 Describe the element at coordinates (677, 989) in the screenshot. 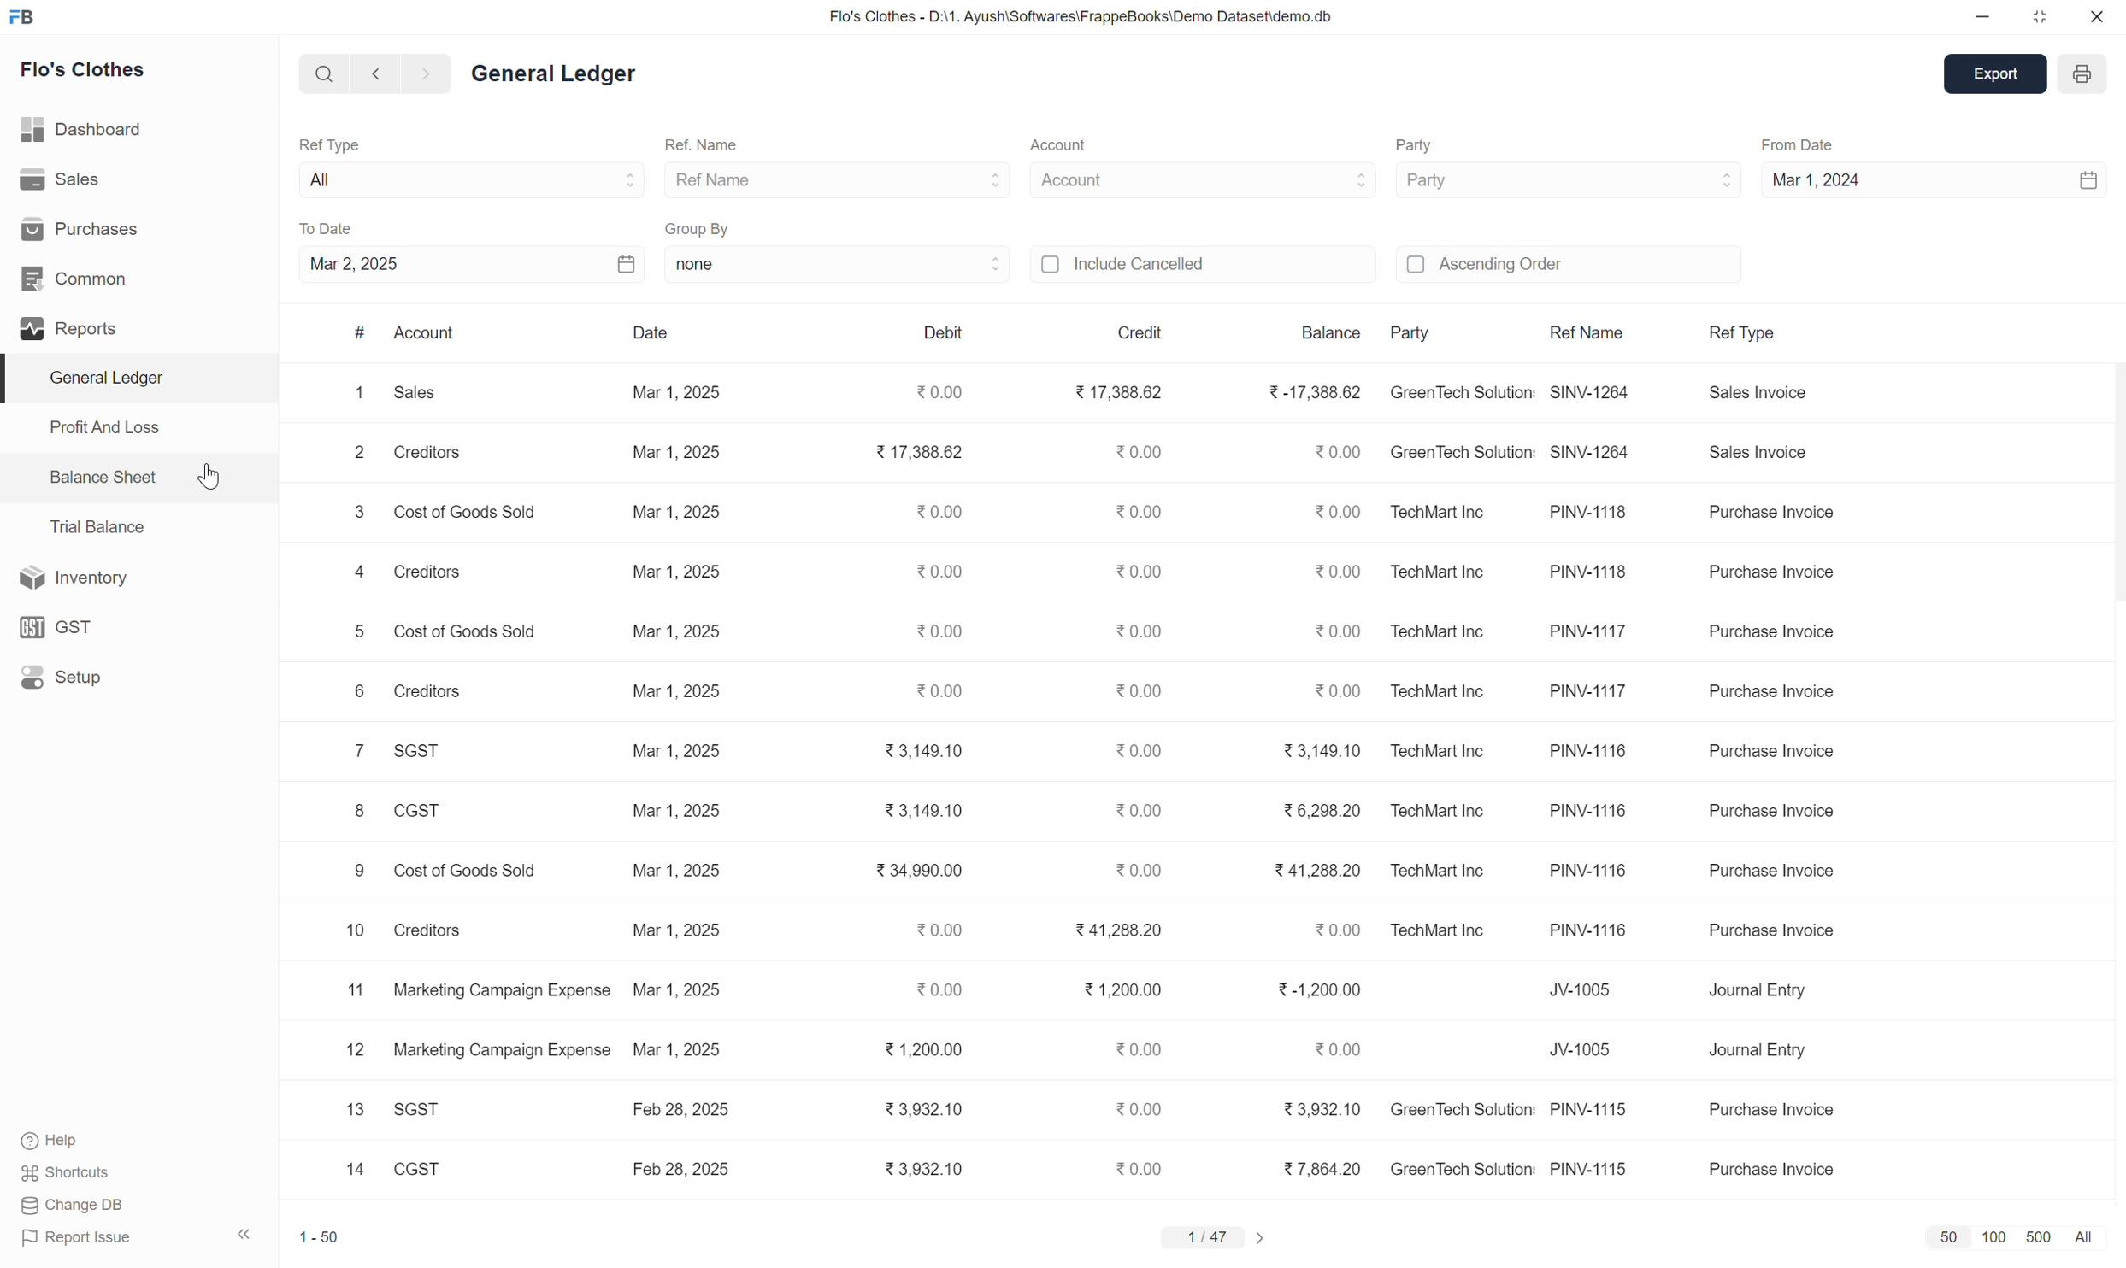

I see `Mar 1, 2025` at that location.